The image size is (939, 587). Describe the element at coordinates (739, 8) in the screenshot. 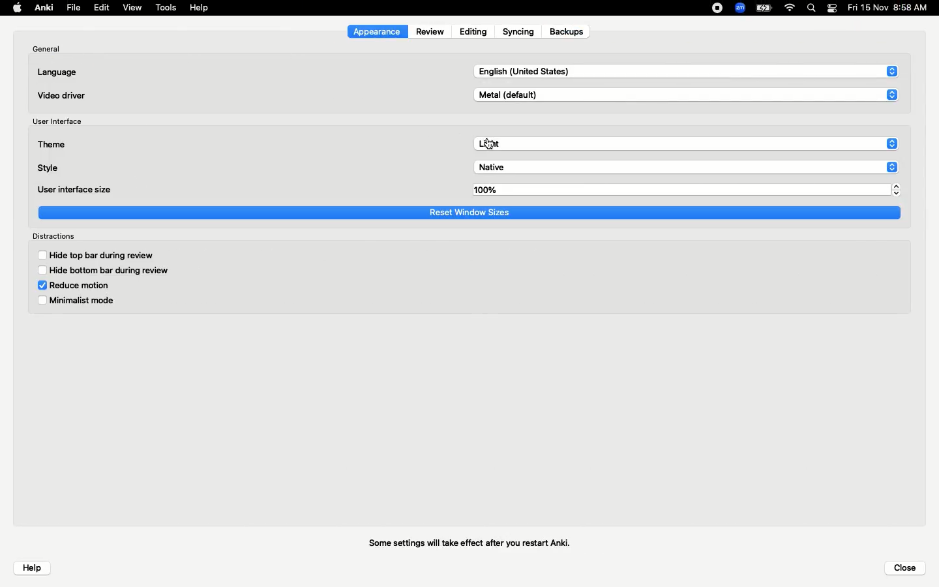

I see `Zoom` at that location.